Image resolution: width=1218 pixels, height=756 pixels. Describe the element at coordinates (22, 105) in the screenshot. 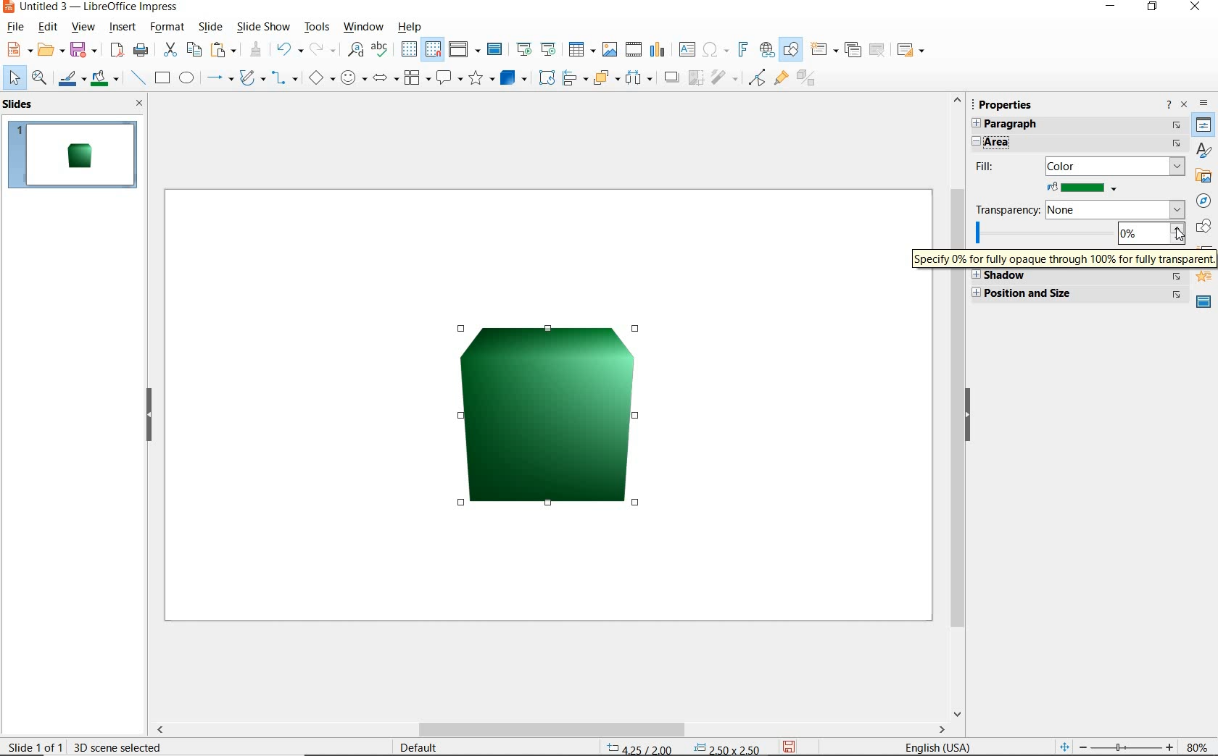

I see `SLIDES` at that location.